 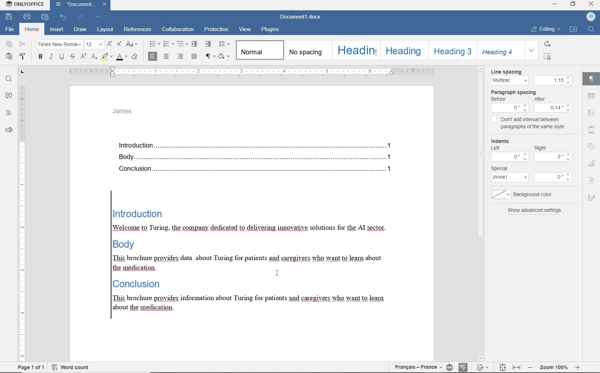 What do you see at coordinates (553, 80) in the screenshot?
I see `1.15` at bounding box center [553, 80].